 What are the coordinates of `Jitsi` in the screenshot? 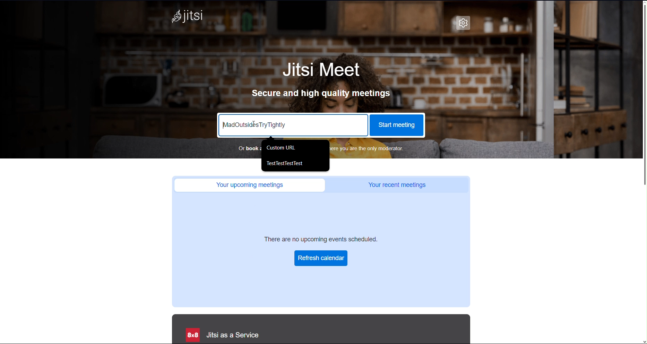 It's located at (187, 17).